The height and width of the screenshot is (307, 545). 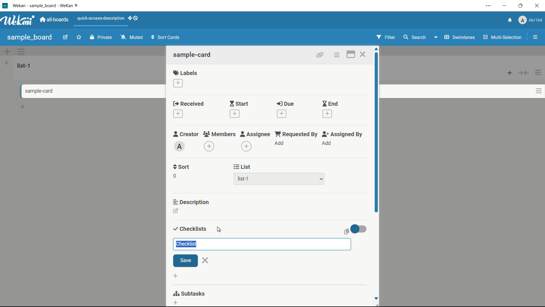 I want to click on minimize, so click(x=504, y=6).